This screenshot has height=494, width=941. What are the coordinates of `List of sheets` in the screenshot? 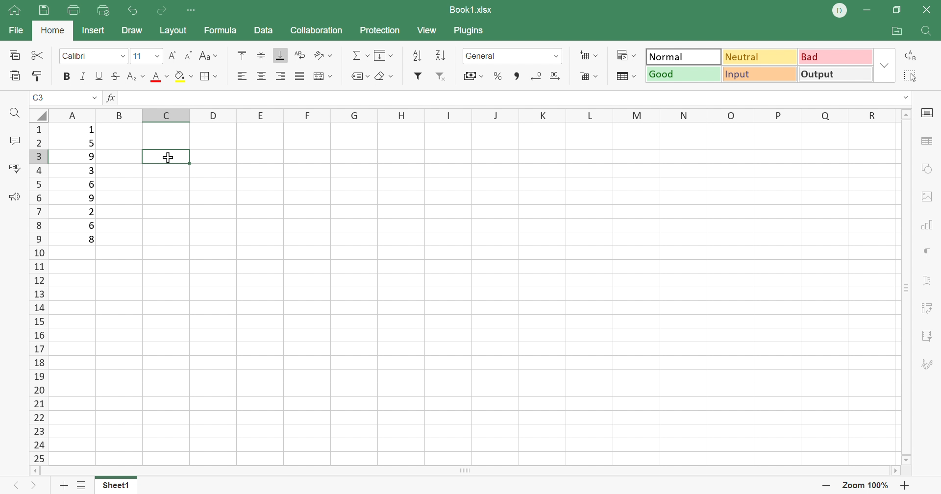 It's located at (82, 485).